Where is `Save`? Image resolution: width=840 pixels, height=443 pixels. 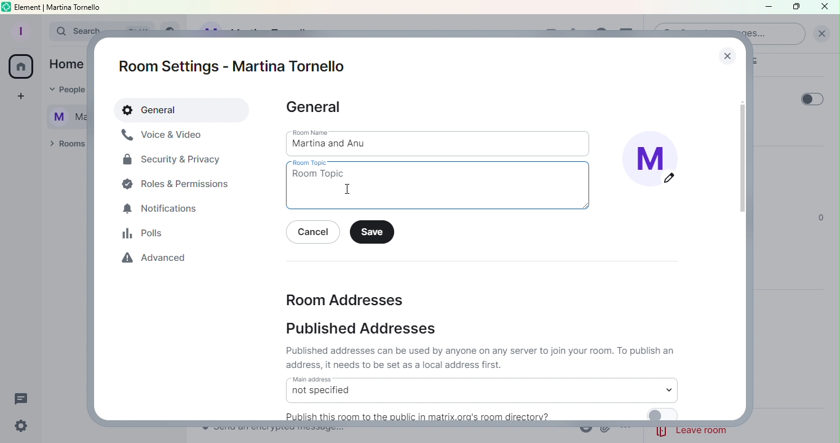 Save is located at coordinates (375, 233).